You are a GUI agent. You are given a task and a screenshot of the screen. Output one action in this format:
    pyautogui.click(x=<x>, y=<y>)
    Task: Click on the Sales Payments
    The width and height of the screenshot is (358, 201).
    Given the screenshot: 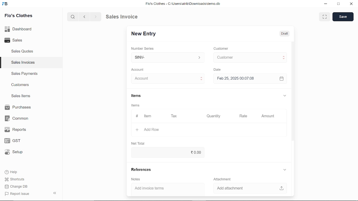 What is the action you would take?
    pyautogui.click(x=24, y=74)
    